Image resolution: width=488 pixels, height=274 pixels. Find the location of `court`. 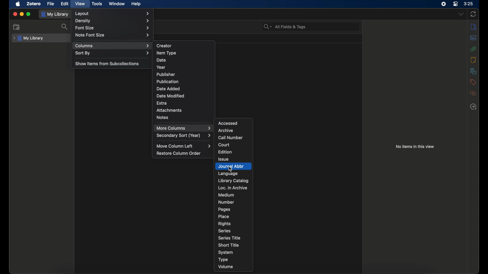

court is located at coordinates (224, 145).